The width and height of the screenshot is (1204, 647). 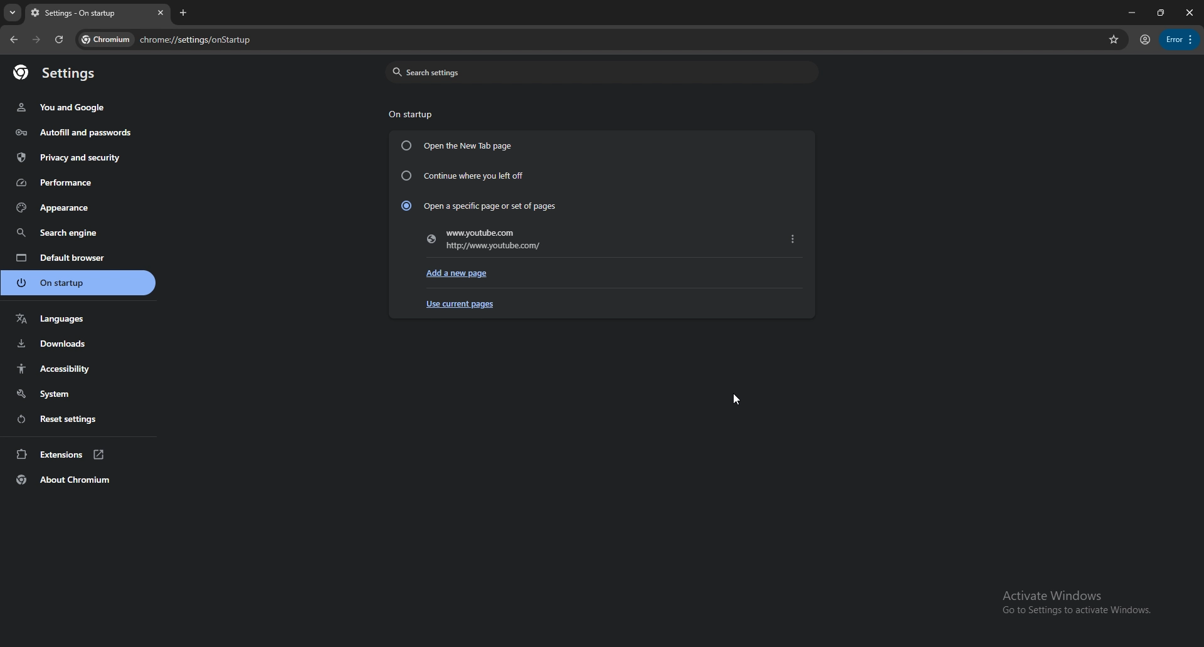 I want to click on search settings, so click(x=600, y=72).